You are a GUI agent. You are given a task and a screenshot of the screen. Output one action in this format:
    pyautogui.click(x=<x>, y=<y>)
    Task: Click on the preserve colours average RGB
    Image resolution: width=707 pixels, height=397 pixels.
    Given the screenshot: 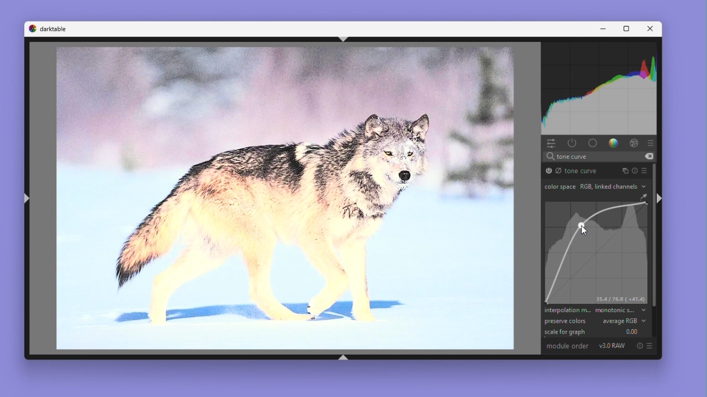 What is the action you would take?
    pyautogui.click(x=594, y=321)
    